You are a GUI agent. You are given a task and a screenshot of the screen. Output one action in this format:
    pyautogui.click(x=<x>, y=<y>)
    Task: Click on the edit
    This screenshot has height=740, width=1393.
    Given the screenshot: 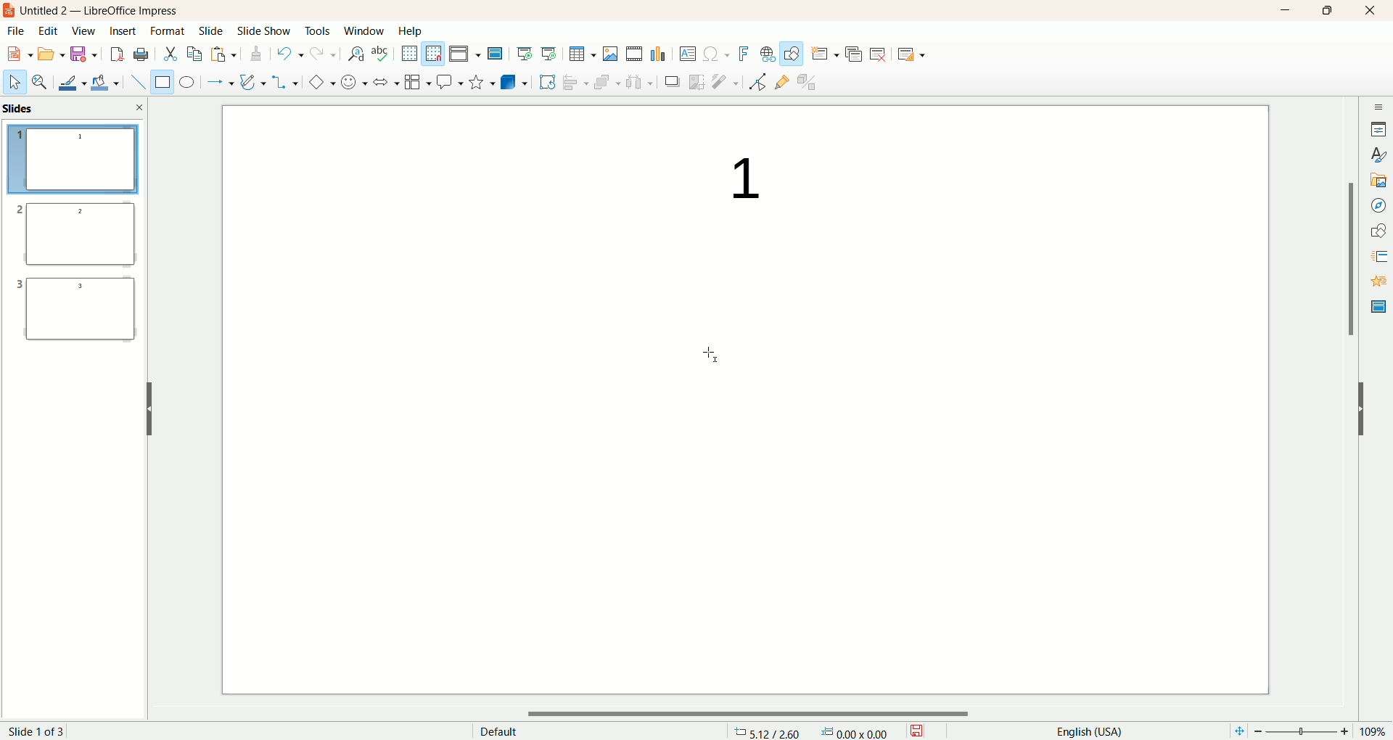 What is the action you would take?
    pyautogui.click(x=49, y=31)
    